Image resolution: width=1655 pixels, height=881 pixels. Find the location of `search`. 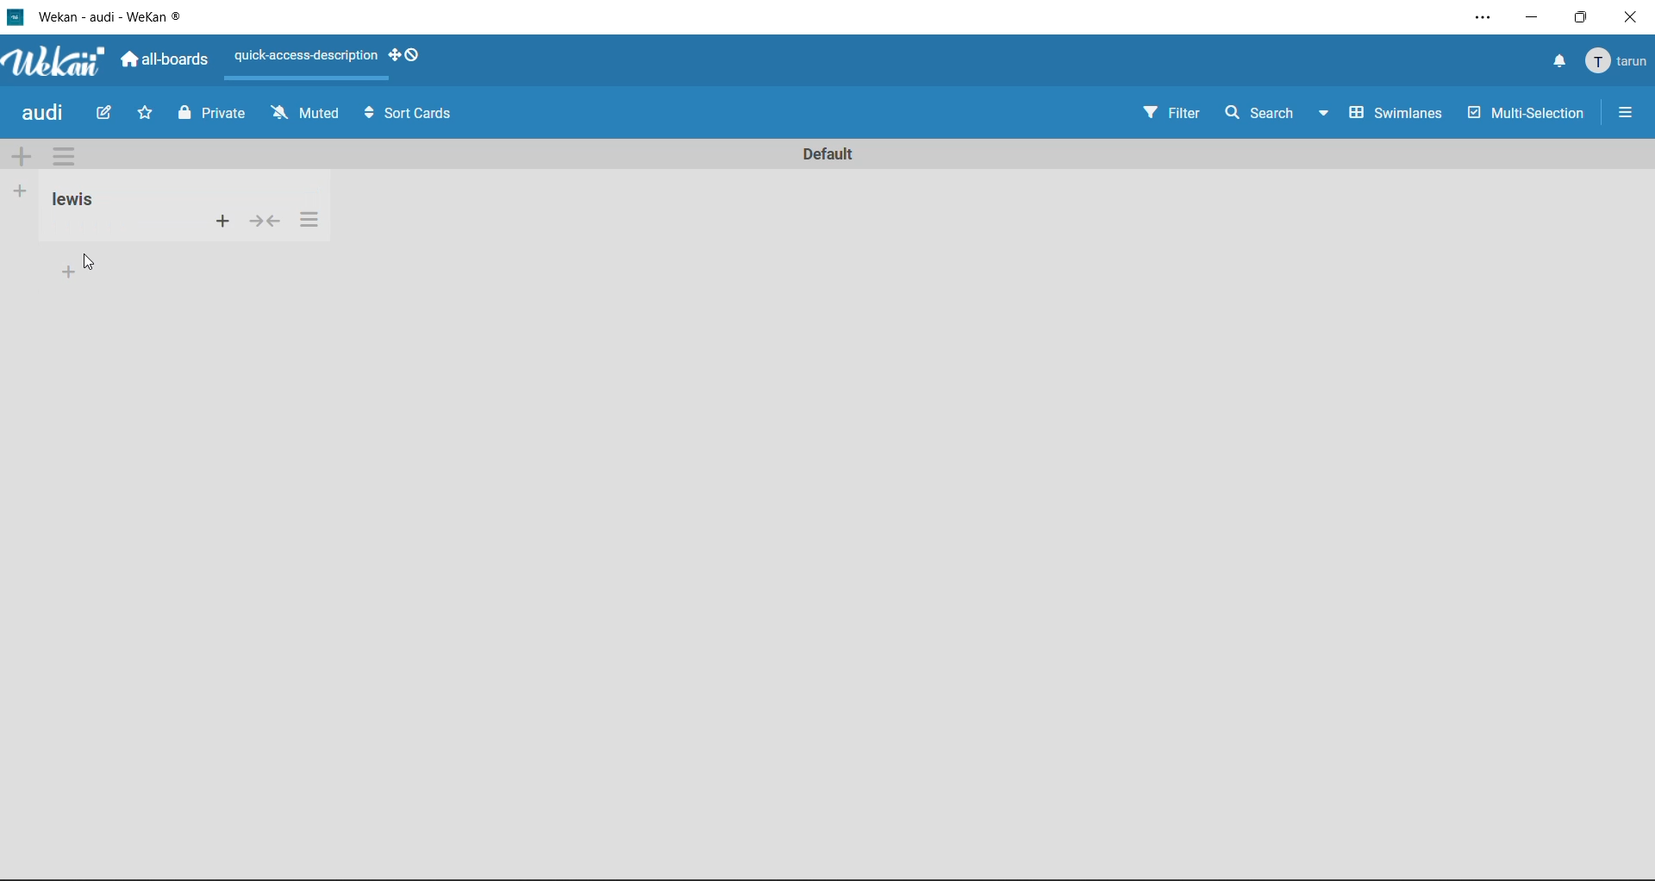

search is located at coordinates (1254, 112).